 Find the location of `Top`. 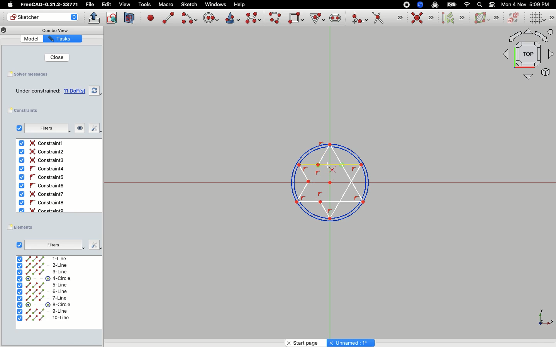

Top is located at coordinates (524, 56).